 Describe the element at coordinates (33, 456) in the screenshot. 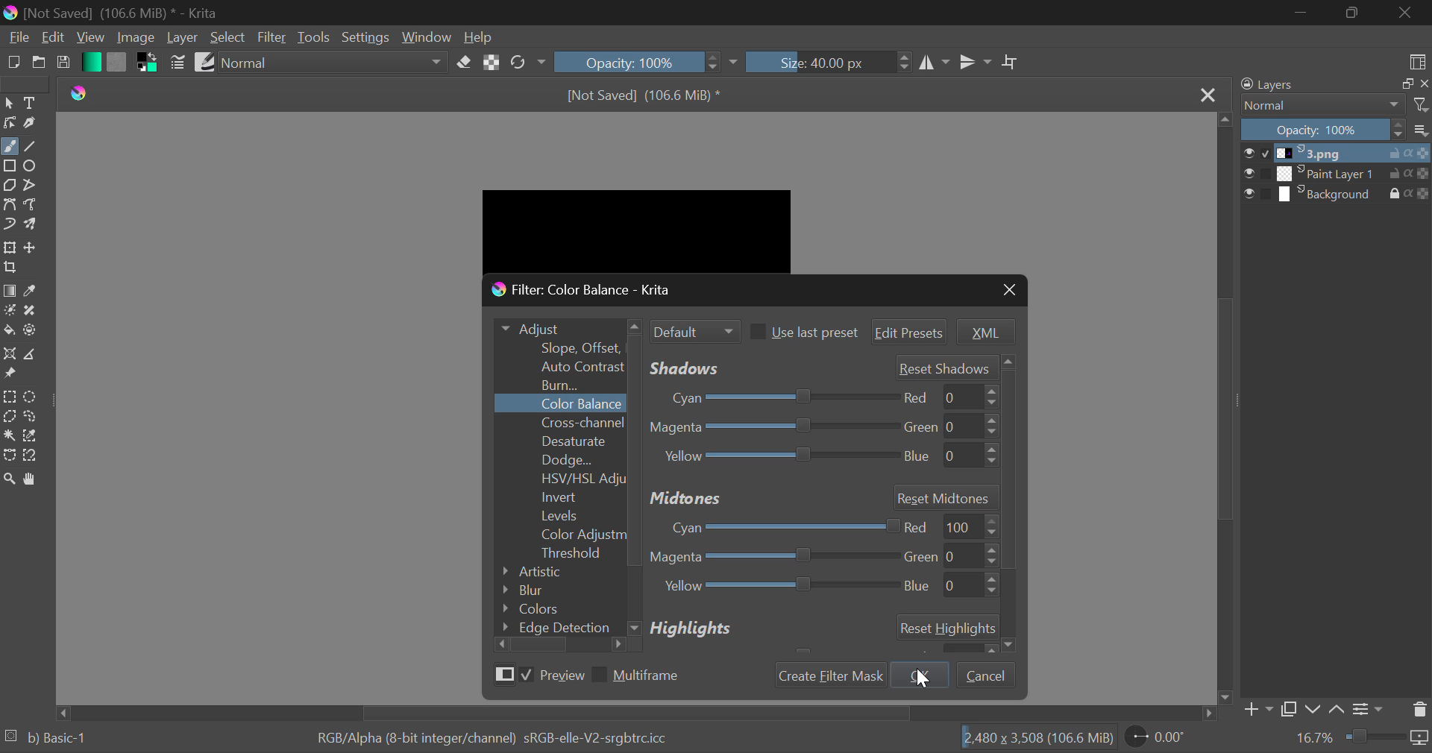

I see `Magnetic Selection` at that location.